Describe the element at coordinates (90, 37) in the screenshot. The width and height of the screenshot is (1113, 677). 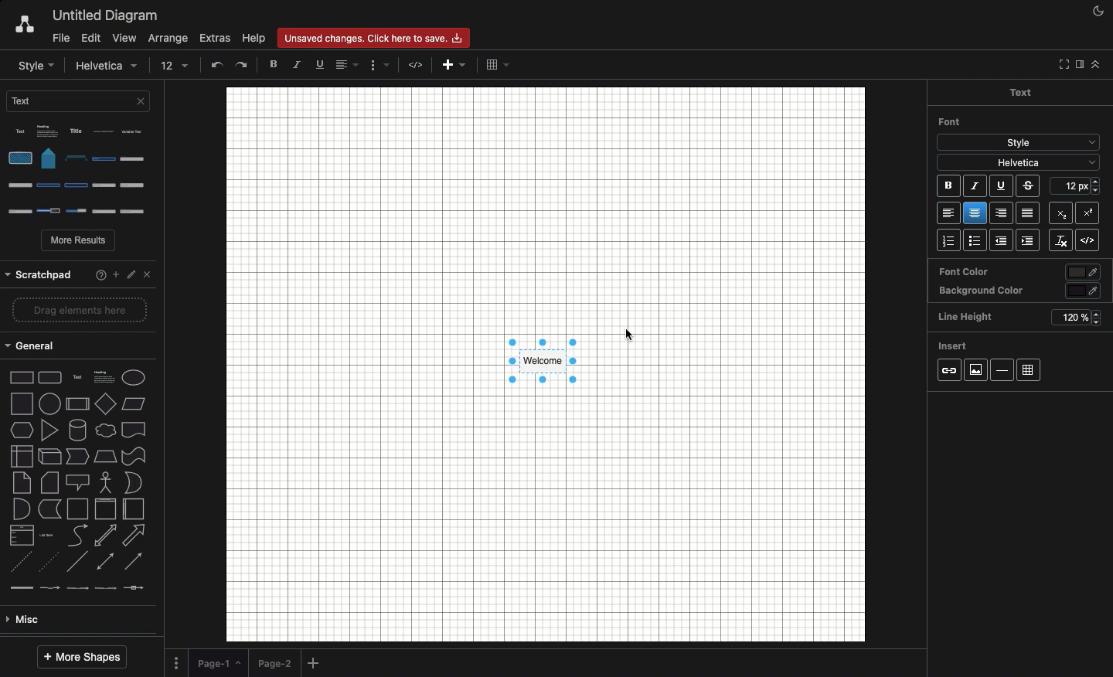
I see `Edit` at that location.